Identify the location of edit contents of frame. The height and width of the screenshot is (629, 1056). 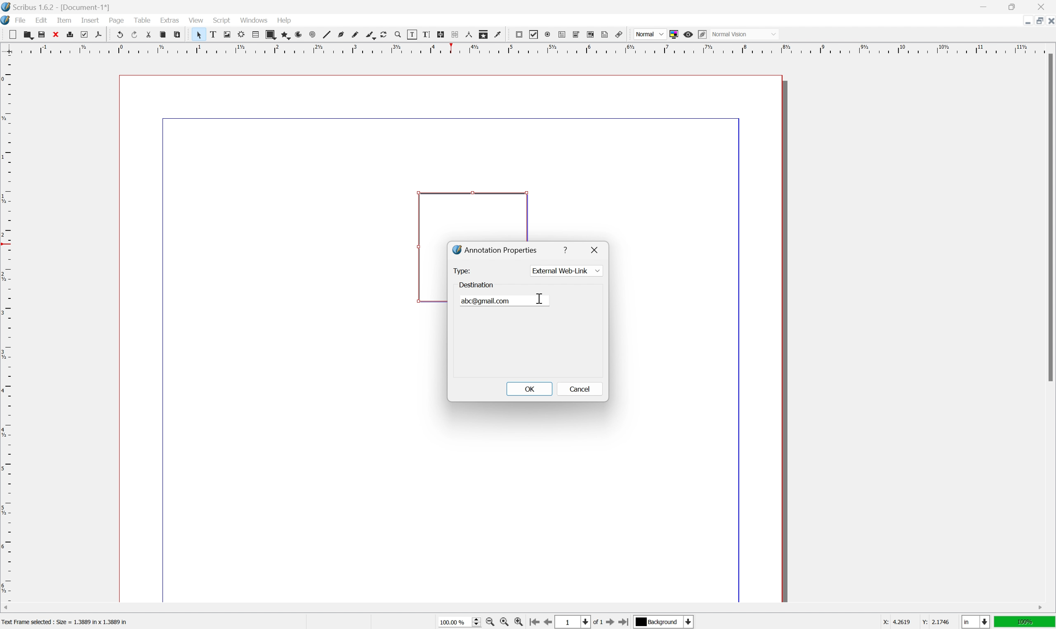
(412, 34).